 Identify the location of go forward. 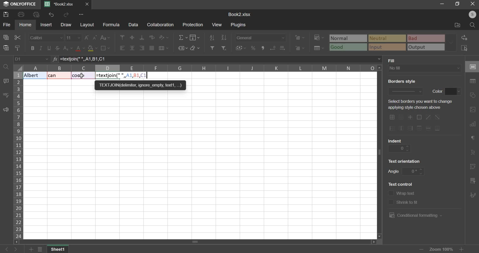
(19, 249).